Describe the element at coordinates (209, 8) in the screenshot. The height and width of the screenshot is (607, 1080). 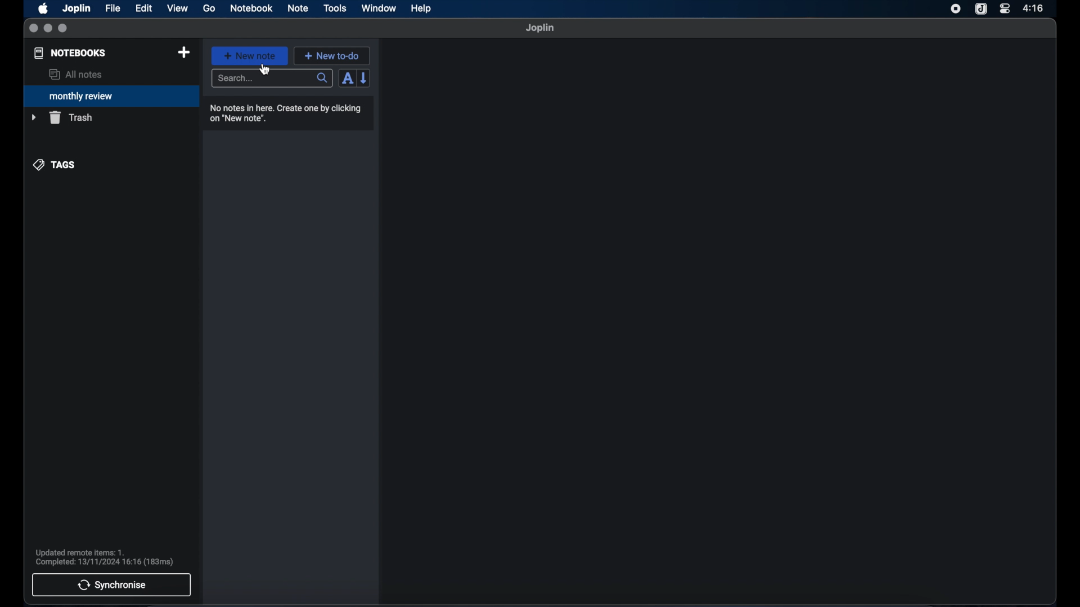
I see `go` at that location.